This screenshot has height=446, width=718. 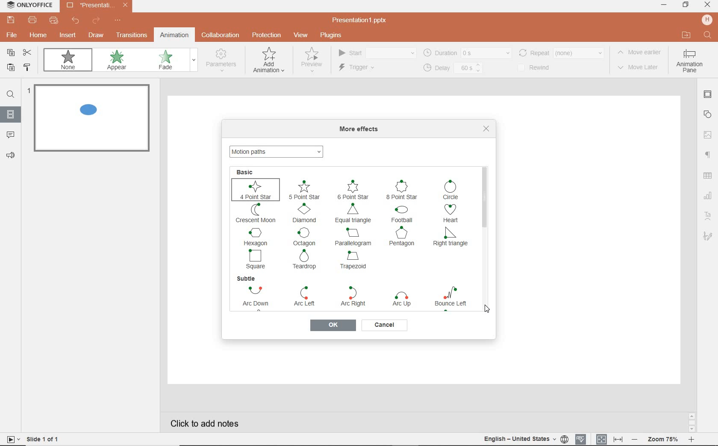 What do you see at coordinates (689, 62) in the screenshot?
I see `Animation pane` at bounding box center [689, 62].